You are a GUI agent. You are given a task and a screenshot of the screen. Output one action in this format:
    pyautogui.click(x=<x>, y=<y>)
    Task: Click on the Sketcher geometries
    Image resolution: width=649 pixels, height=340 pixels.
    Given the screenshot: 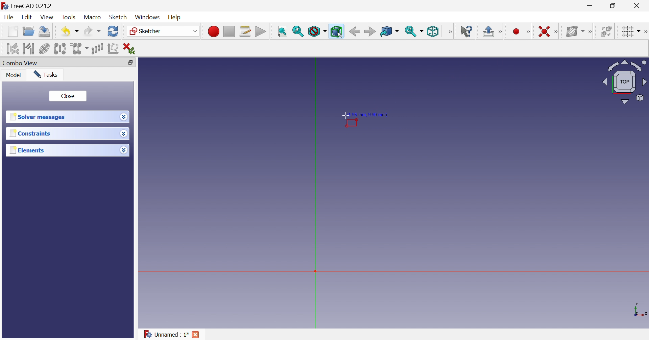 What is the action you would take?
    pyautogui.click(x=529, y=32)
    